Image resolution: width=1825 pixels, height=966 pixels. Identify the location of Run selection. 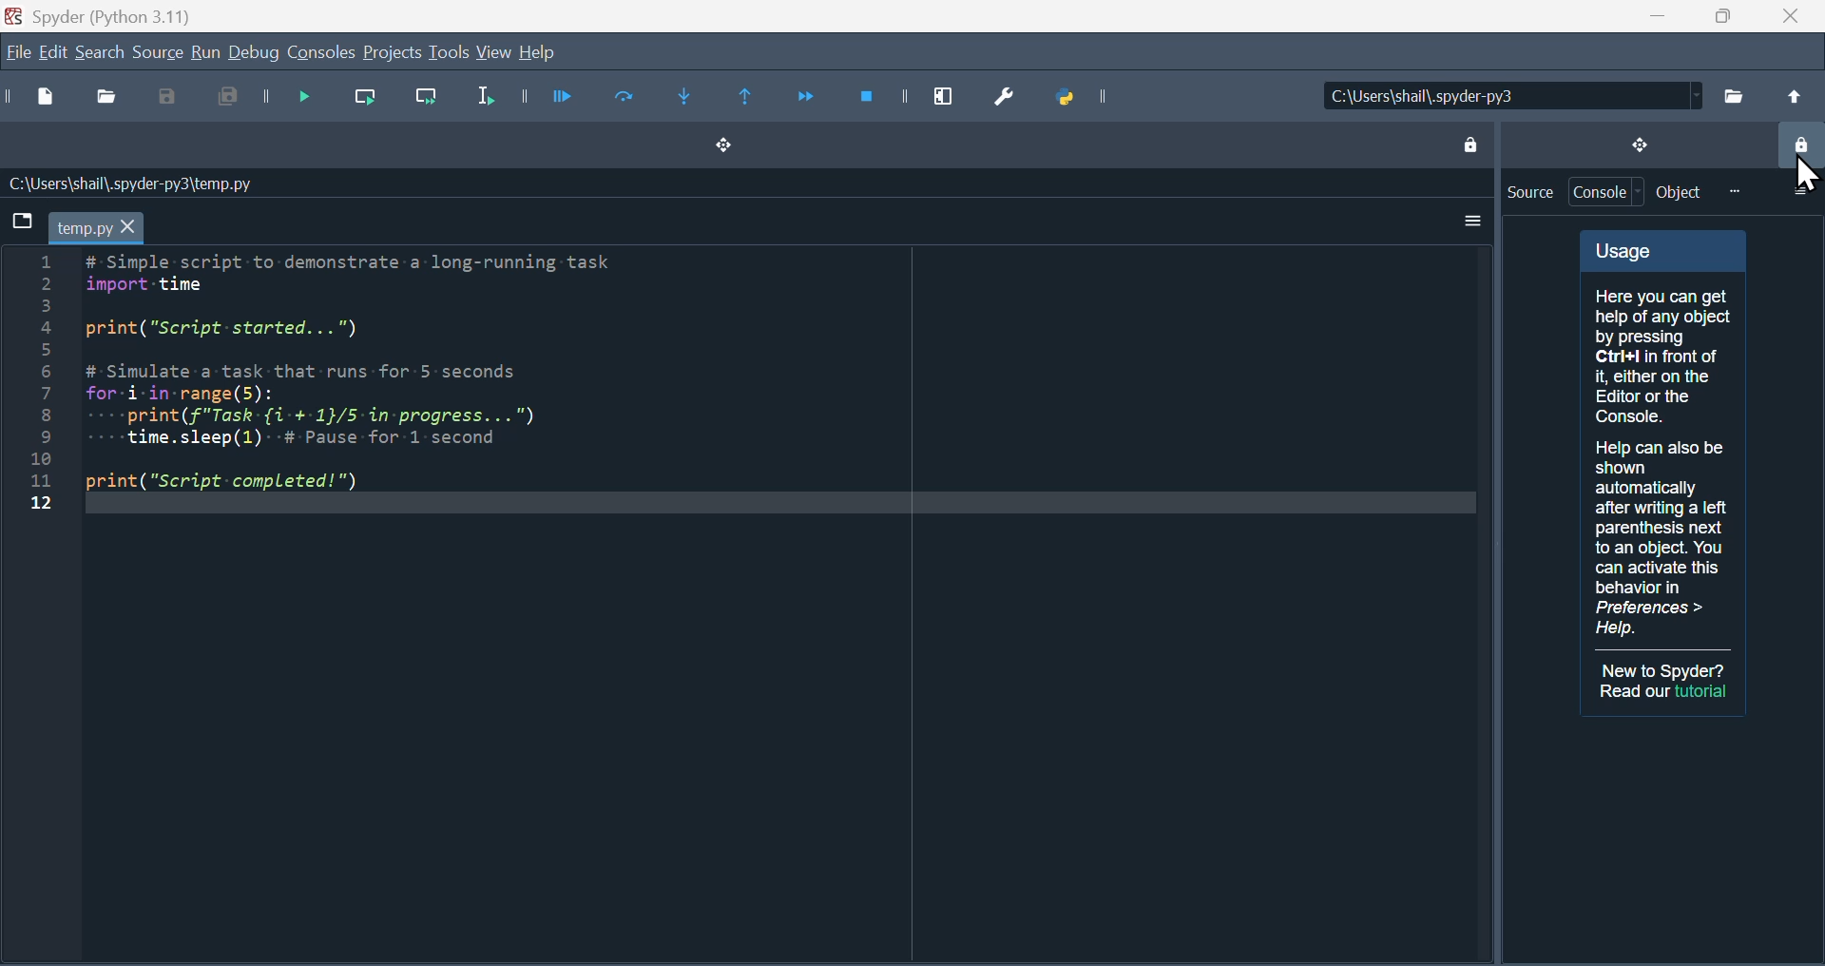
(482, 101).